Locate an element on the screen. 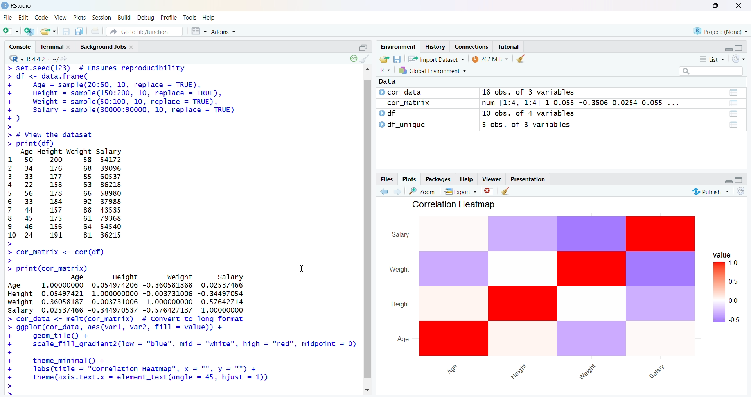  List is located at coordinates (733, 103).